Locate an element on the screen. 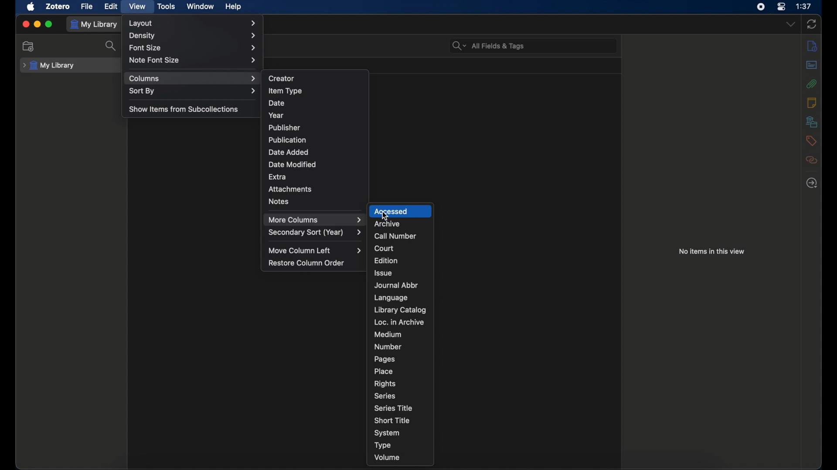  file is located at coordinates (87, 6).